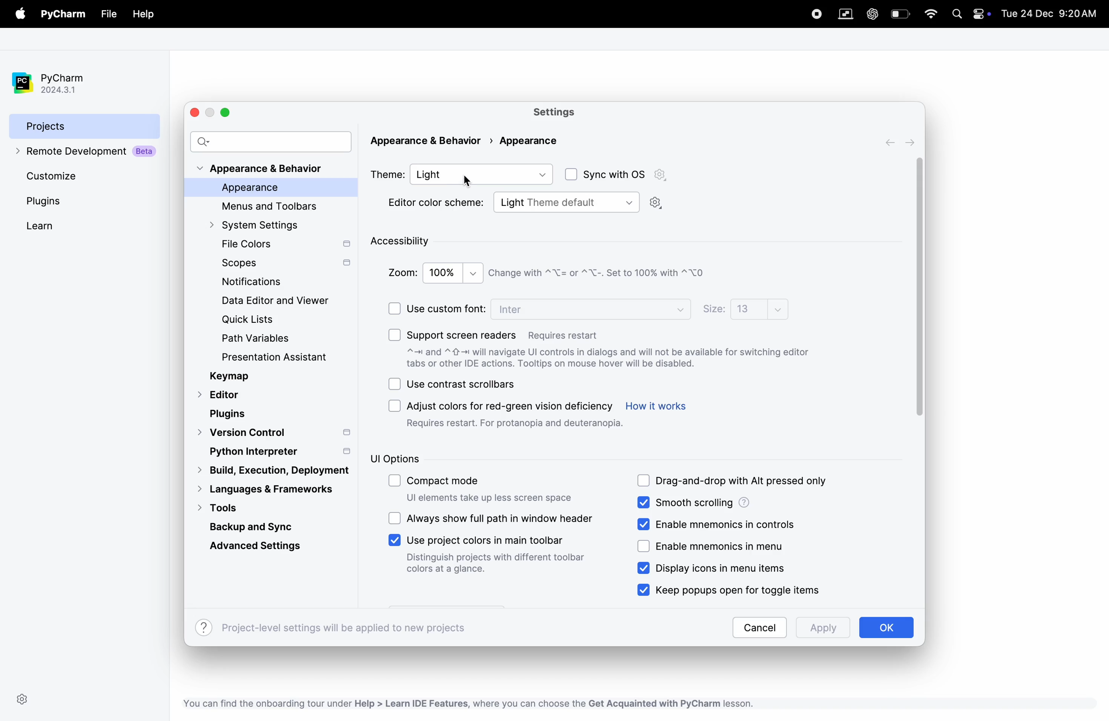 This screenshot has width=1109, height=721. What do you see at coordinates (196, 112) in the screenshot?
I see `close` at bounding box center [196, 112].